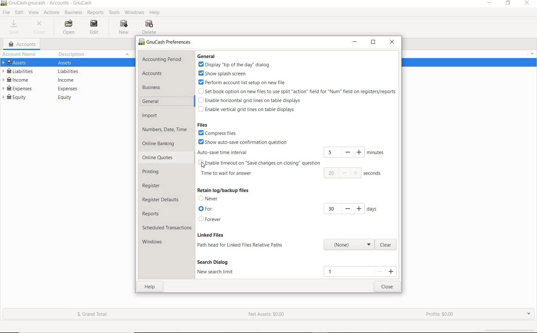 This screenshot has width=537, height=333. I want to click on set book option on new files to use split 'action' field for "nun" field on registers/reports, so click(296, 91).